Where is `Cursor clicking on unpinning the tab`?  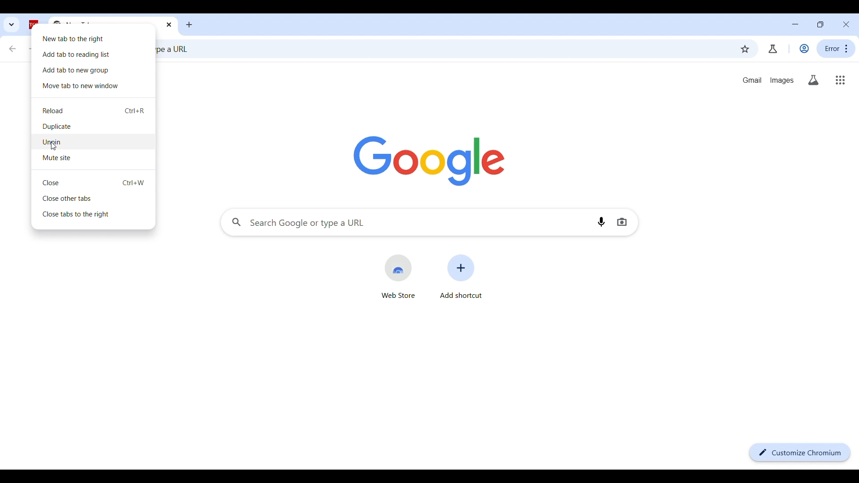 Cursor clicking on unpinning the tab is located at coordinates (54, 147).